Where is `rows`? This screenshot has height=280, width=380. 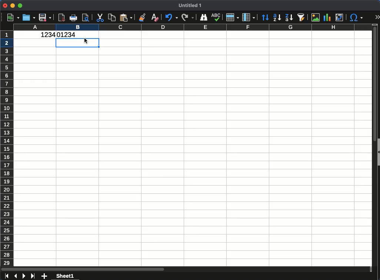
rows is located at coordinates (8, 148).